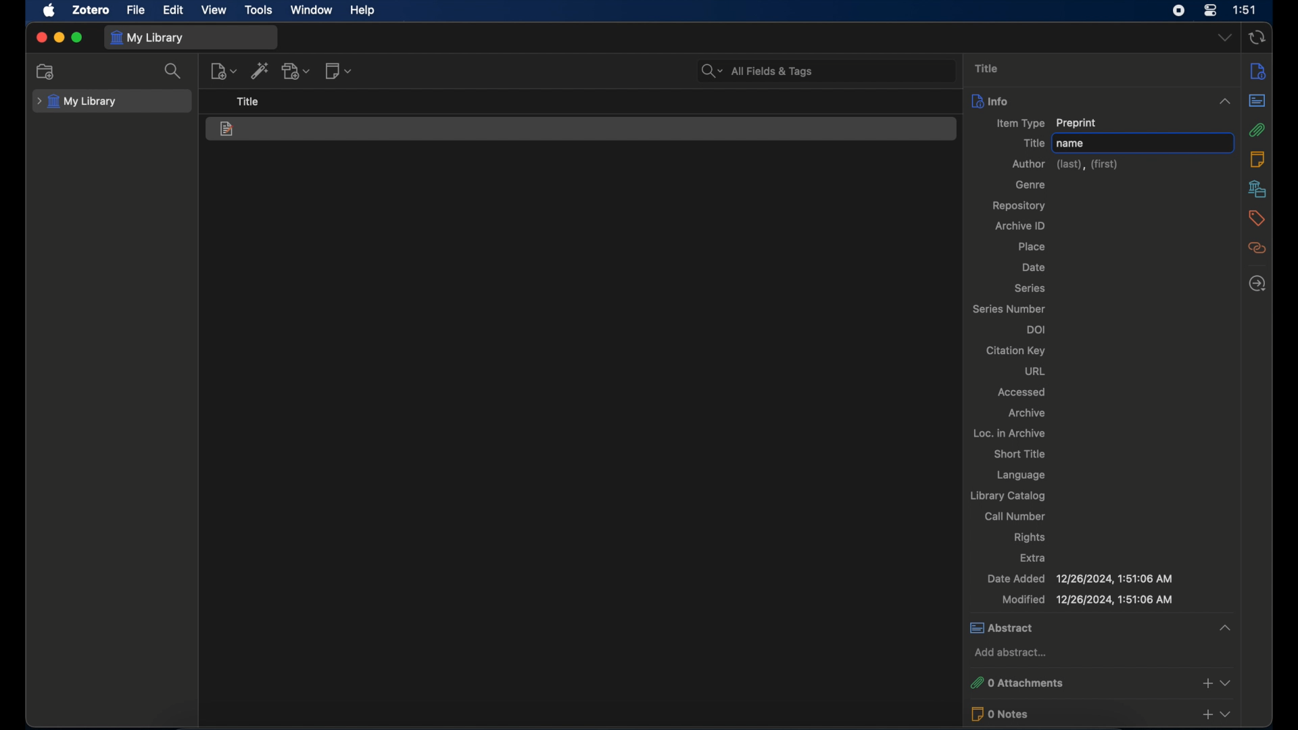 The image size is (1298, 730). Describe the element at coordinates (58, 37) in the screenshot. I see `minimize` at that location.